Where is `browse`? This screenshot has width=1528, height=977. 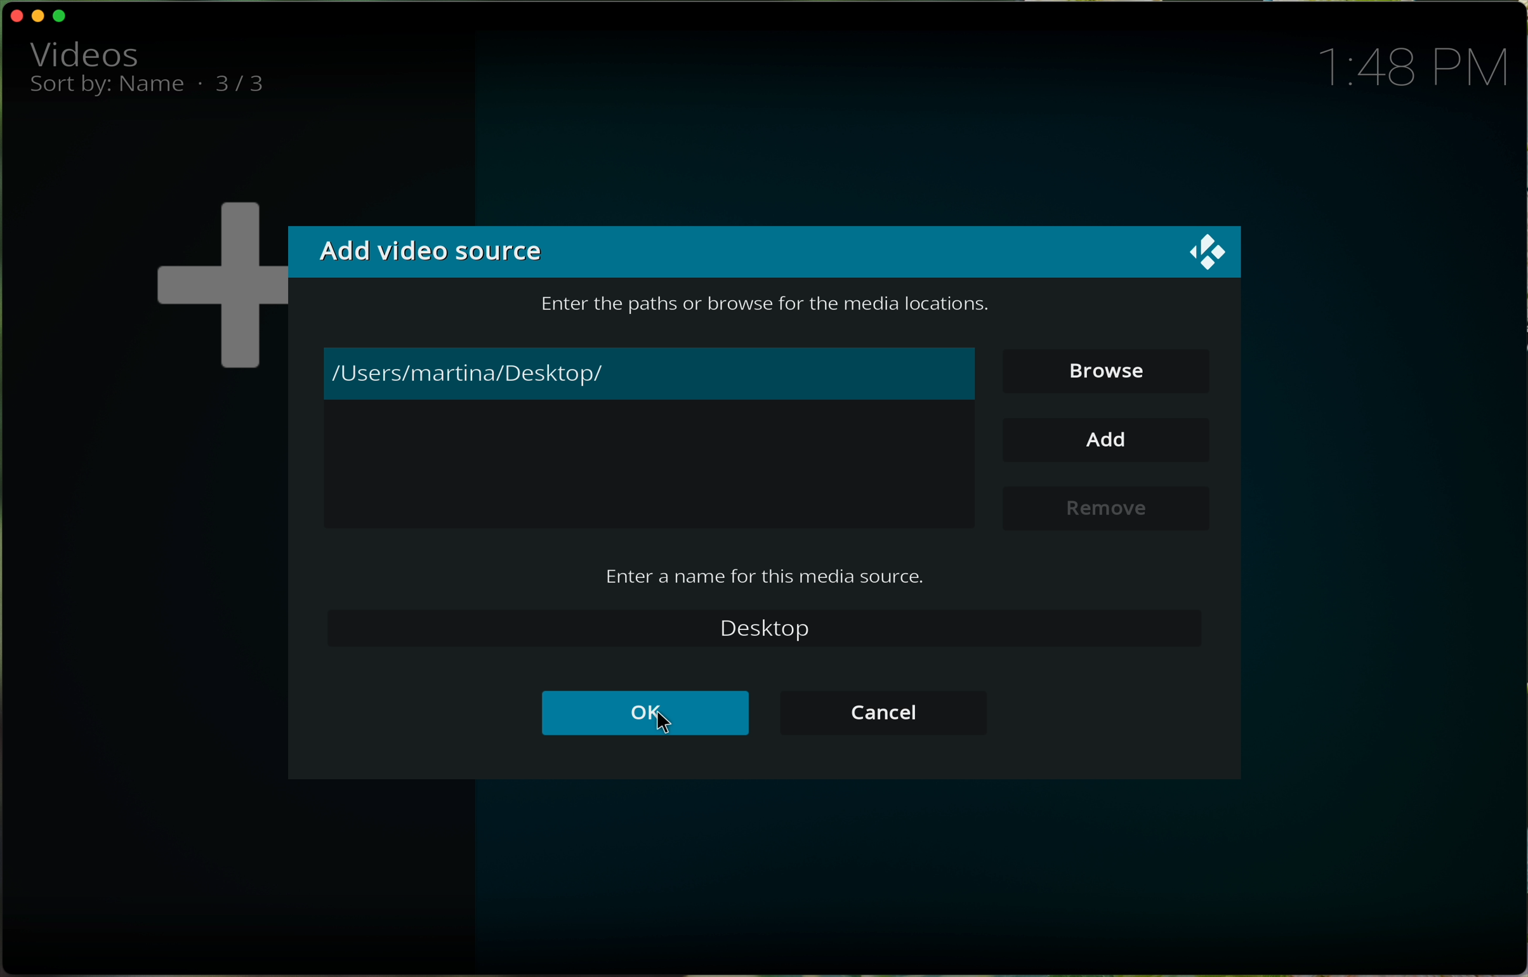 browse is located at coordinates (1096, 367).